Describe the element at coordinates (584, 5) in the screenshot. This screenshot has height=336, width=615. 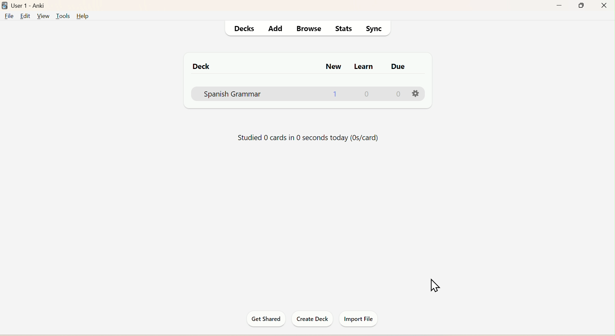
I see `Maximize` at that location.